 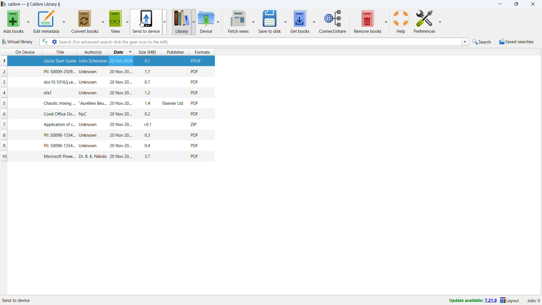 I want to click on details of software, so click(x=52, y=300).